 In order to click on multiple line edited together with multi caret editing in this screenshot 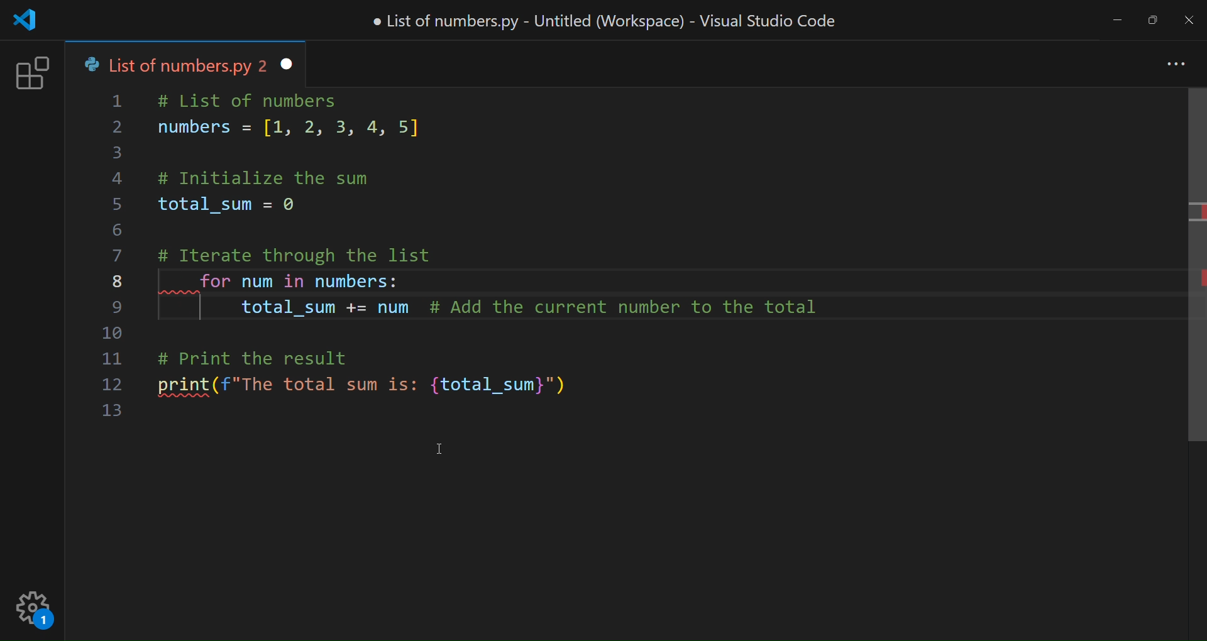, I will do `click(502, 293)`.